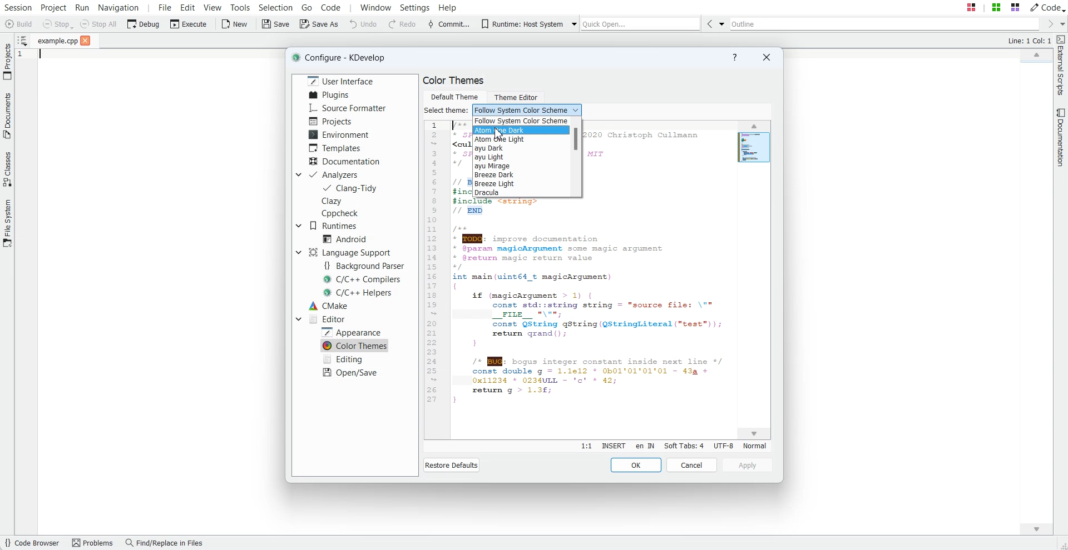  What do you see at coordinates (573, 24) in the screenshot?
I see `Drop down box` at bounding box center [573, 24].